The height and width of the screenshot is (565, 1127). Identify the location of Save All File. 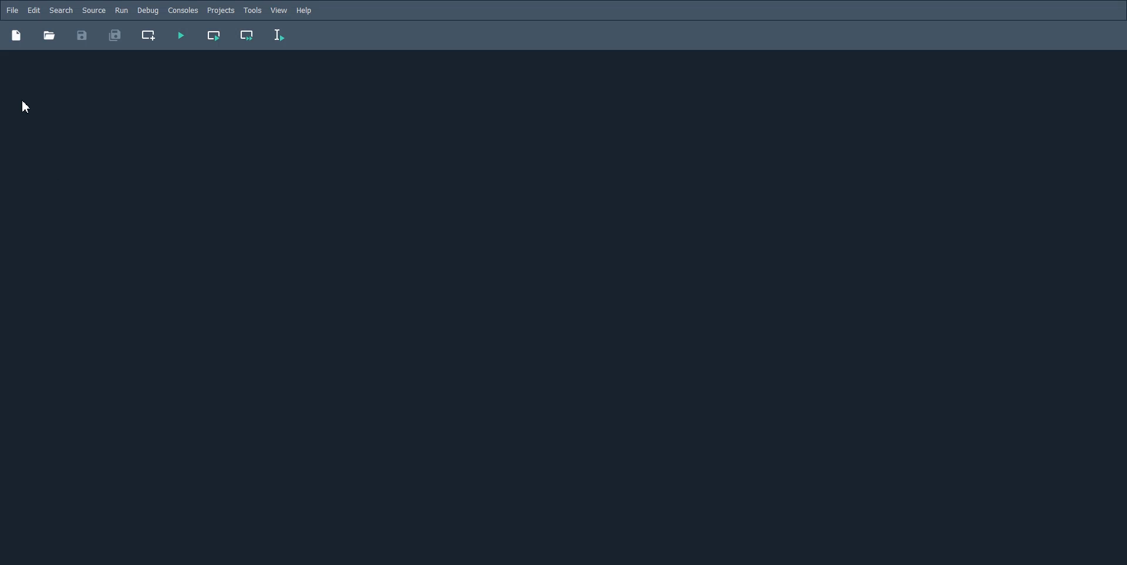
(114, 35).